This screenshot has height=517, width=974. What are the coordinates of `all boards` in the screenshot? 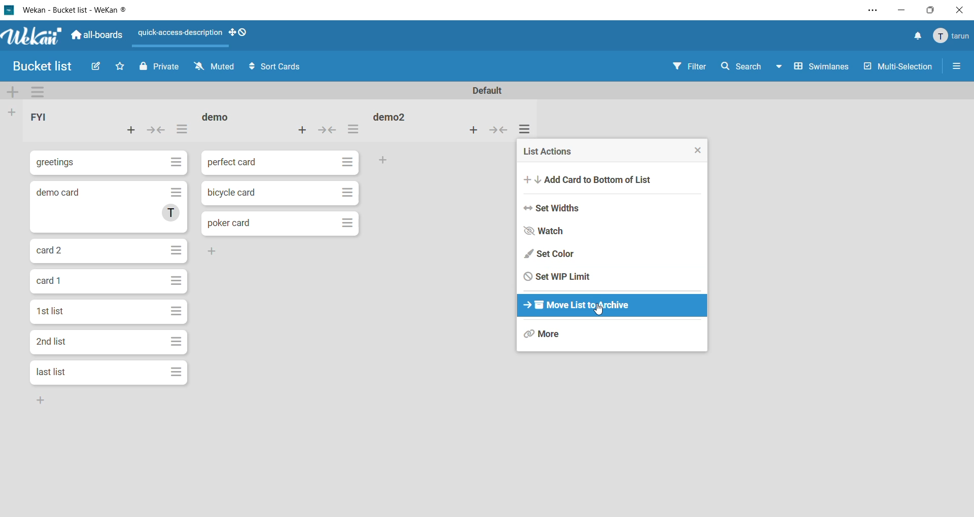 It's located at (95, 36).